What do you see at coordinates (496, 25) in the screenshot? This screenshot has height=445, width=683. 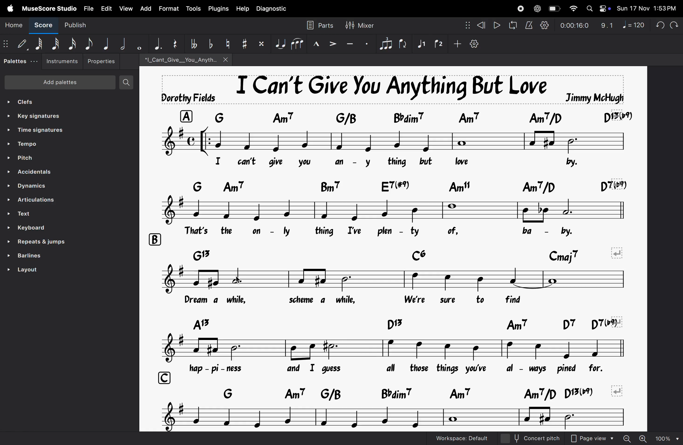 I see `play rewind` at bounding box center [496, 25].